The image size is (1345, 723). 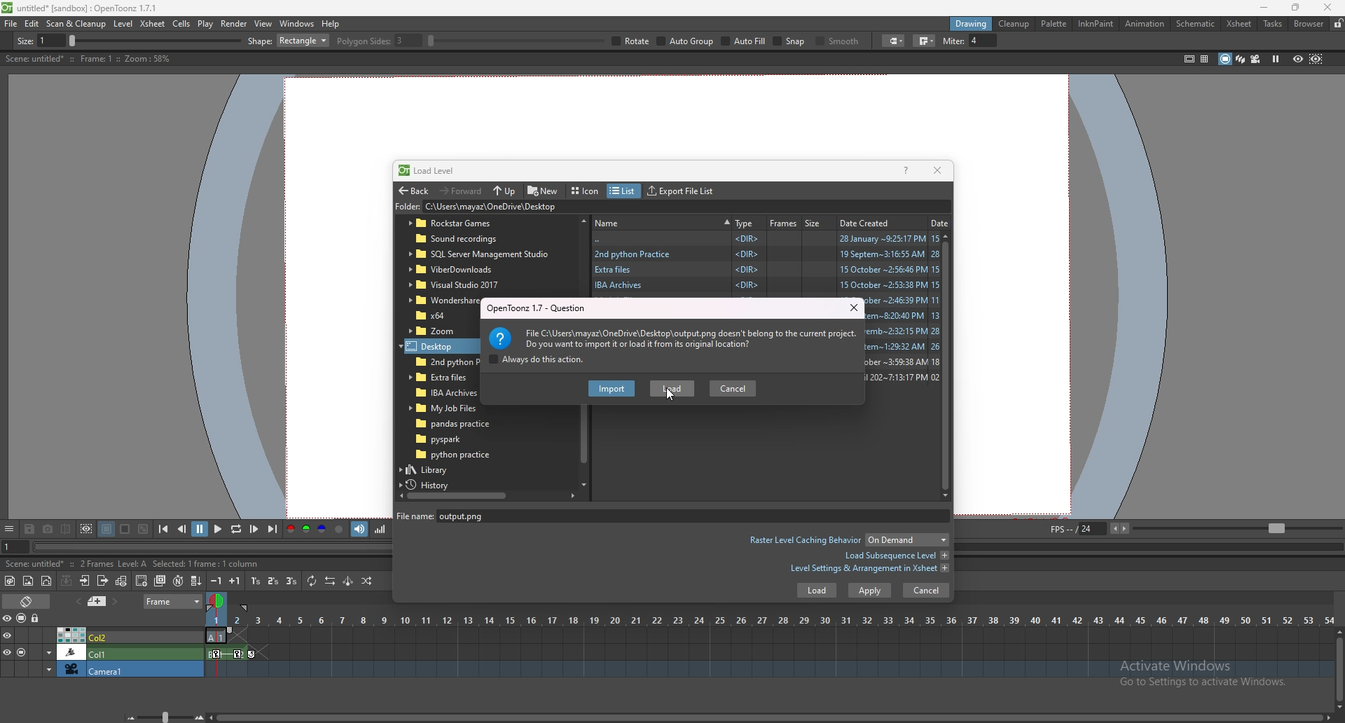 I want to click on toggle edit in place, so click(x=121, y=581).